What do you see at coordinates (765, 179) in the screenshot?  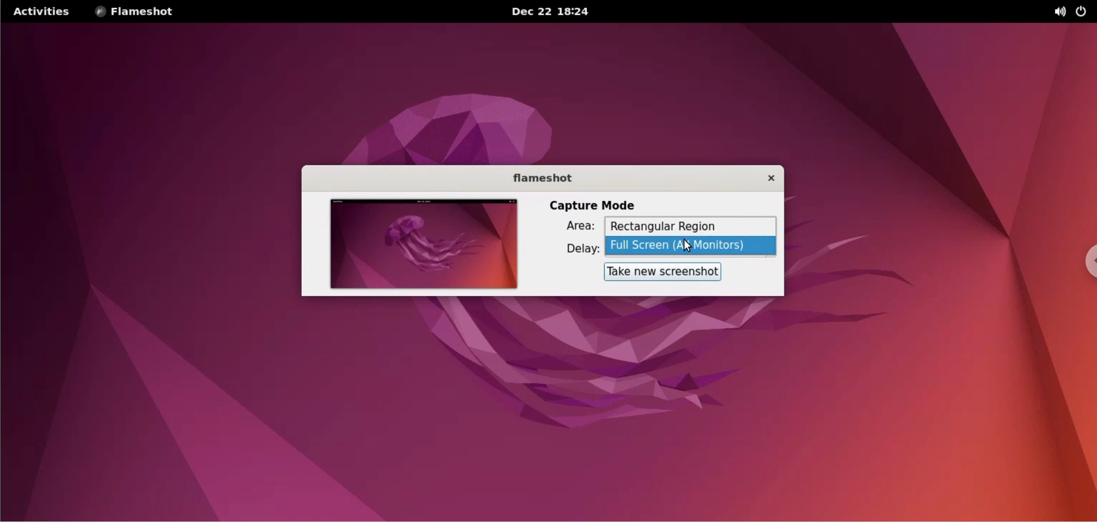 I see `close ` at bounding box center [765, 179].